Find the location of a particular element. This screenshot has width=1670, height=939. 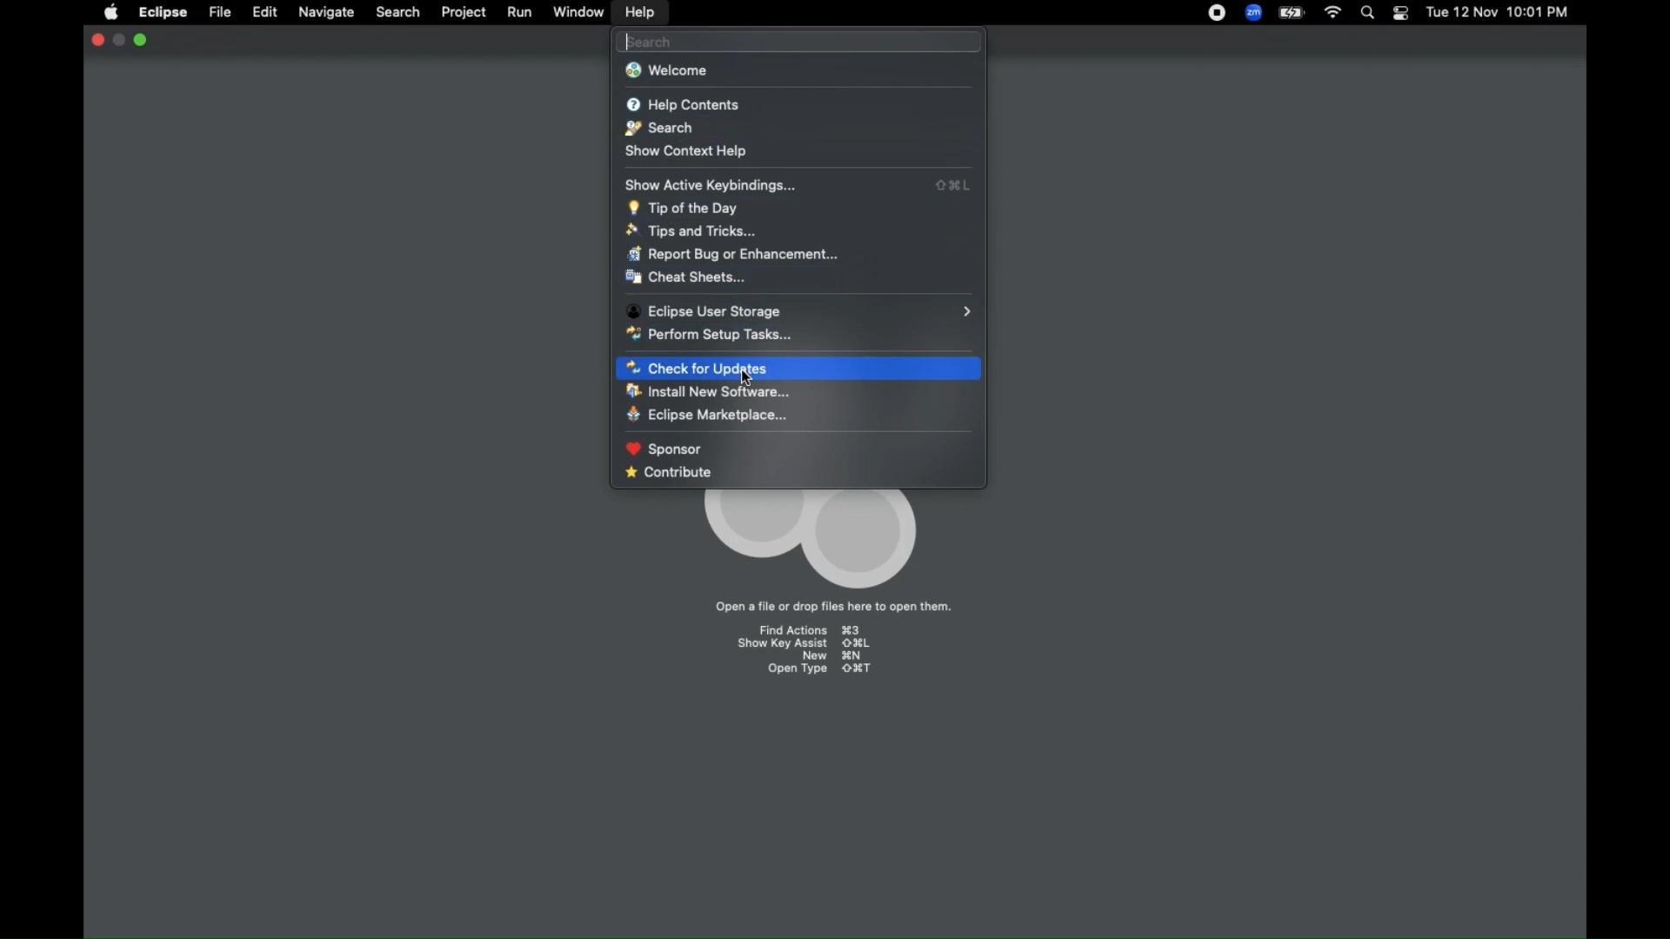

Charge is located at coordinates (1292, 13).